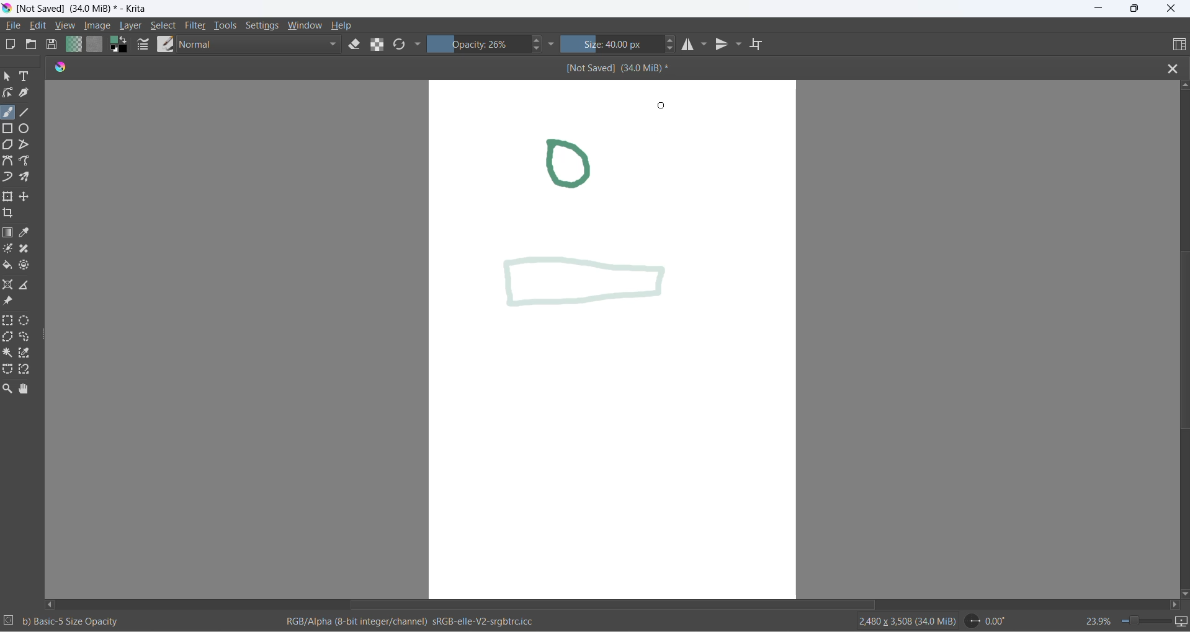  I want to click on layer, so click(132, 25).